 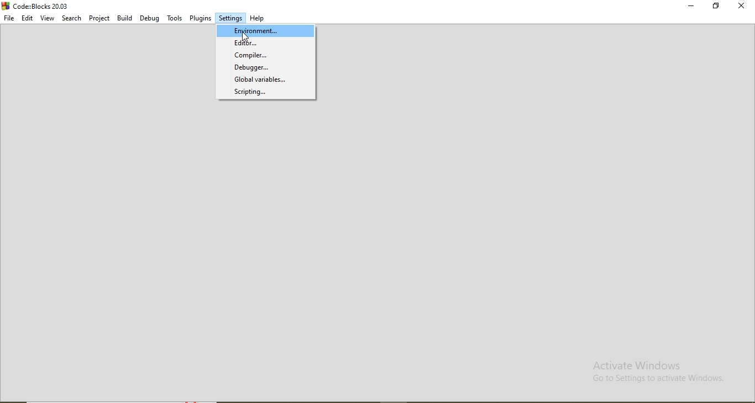 I want to click on cursor on Environment, so click(x=245, y=38).